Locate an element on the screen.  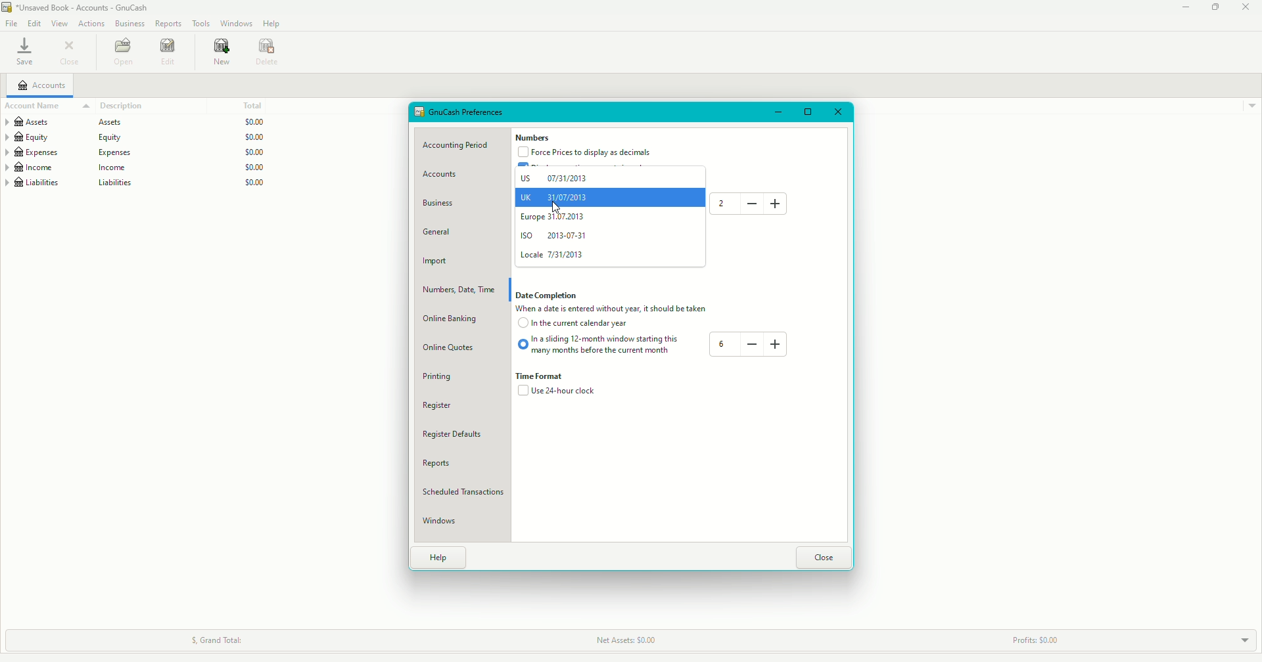
Sliding 12-month window is located at coordinates (601, 345).